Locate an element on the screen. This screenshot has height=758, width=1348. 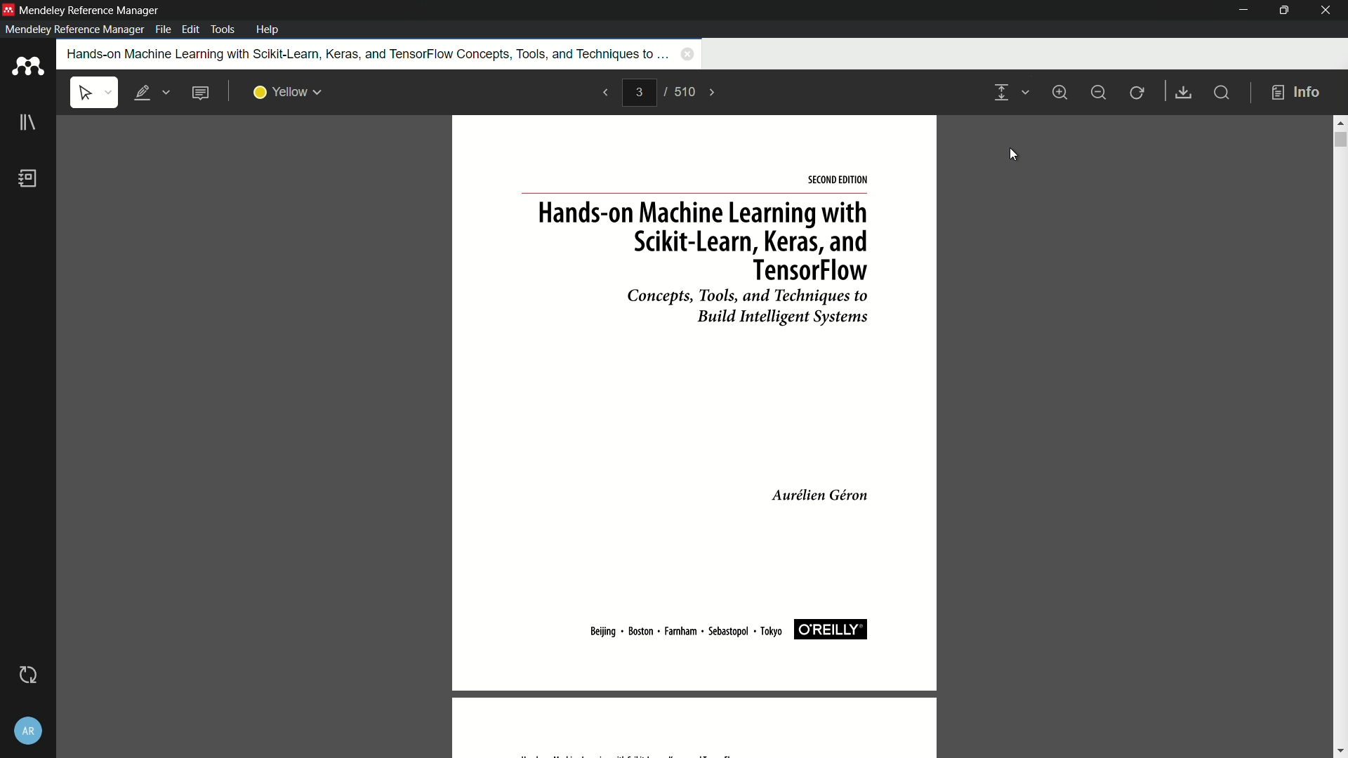
find is located at coordinates (1220, 92).